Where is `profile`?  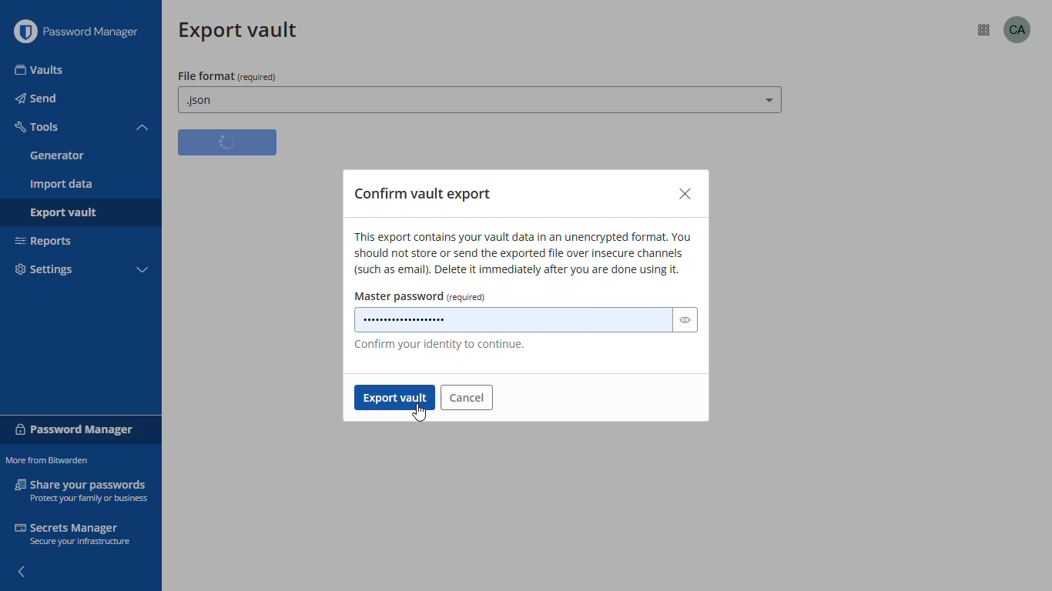 profile is located at coordinates (1018, 28).